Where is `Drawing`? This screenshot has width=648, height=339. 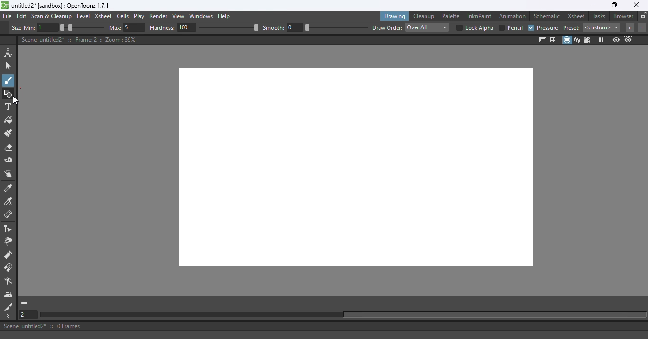 Drawing is located at coordinates (396, 16).